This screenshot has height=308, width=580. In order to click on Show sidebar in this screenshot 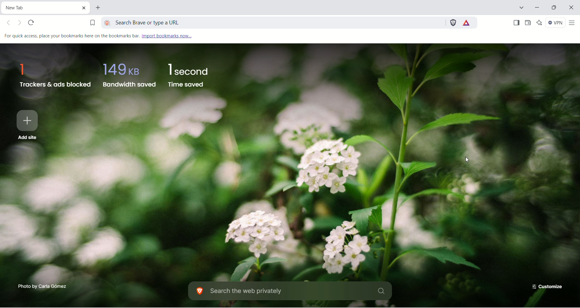, I will do `click(516, 23)`.